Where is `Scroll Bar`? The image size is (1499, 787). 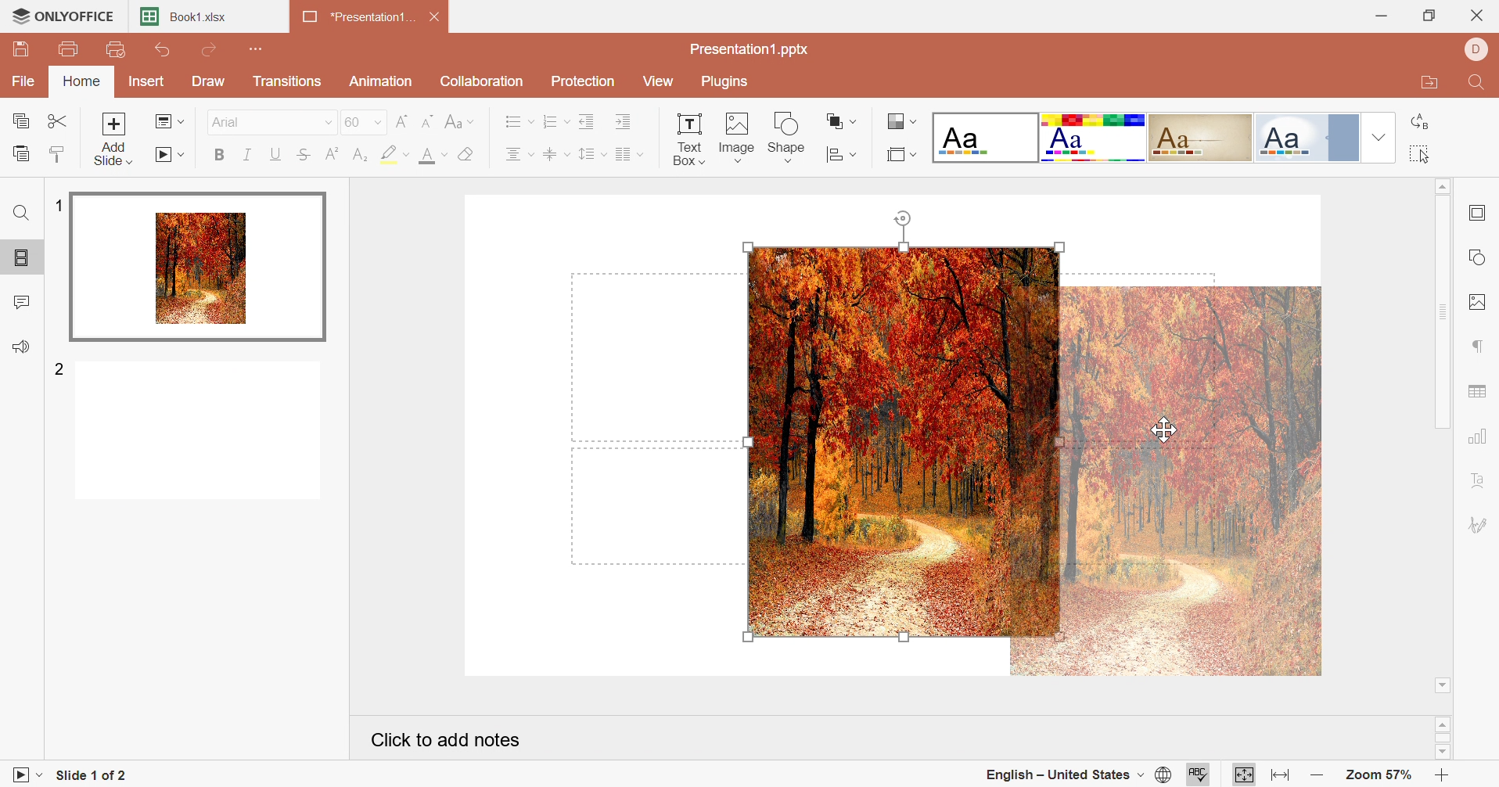 Scroll Bar is located at coordinates (1443, 738).